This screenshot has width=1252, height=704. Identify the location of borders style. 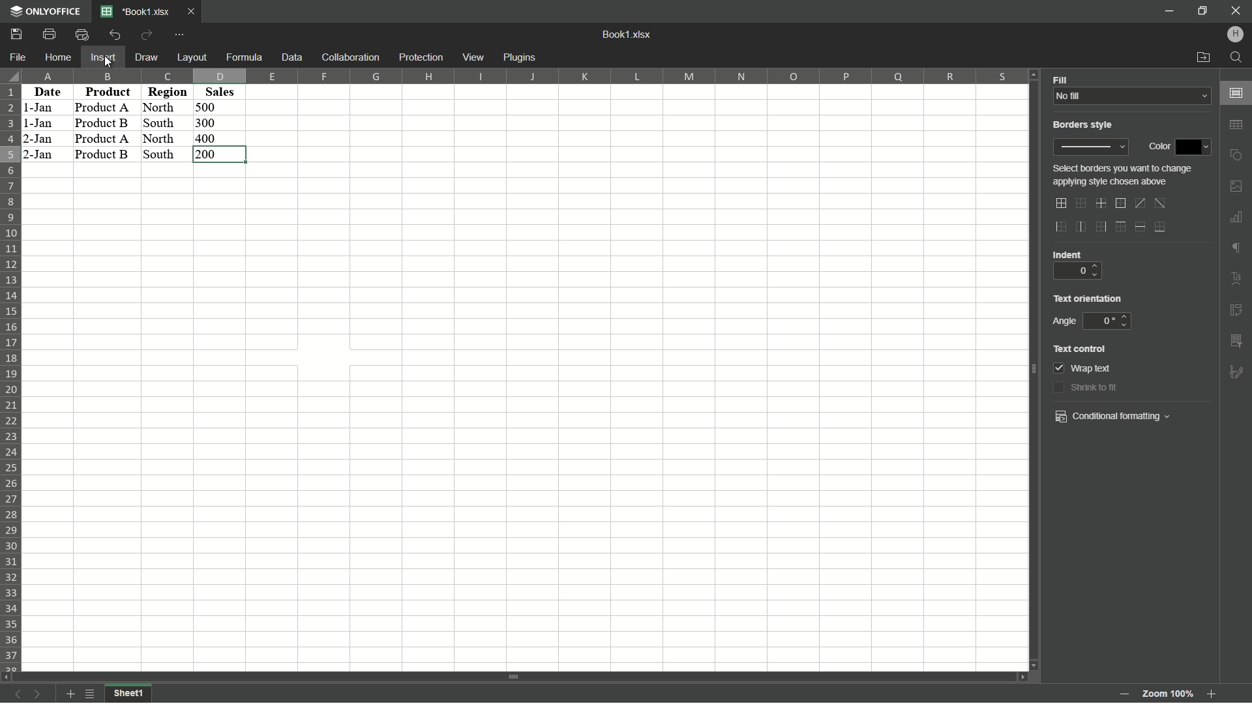
(1082, 126).